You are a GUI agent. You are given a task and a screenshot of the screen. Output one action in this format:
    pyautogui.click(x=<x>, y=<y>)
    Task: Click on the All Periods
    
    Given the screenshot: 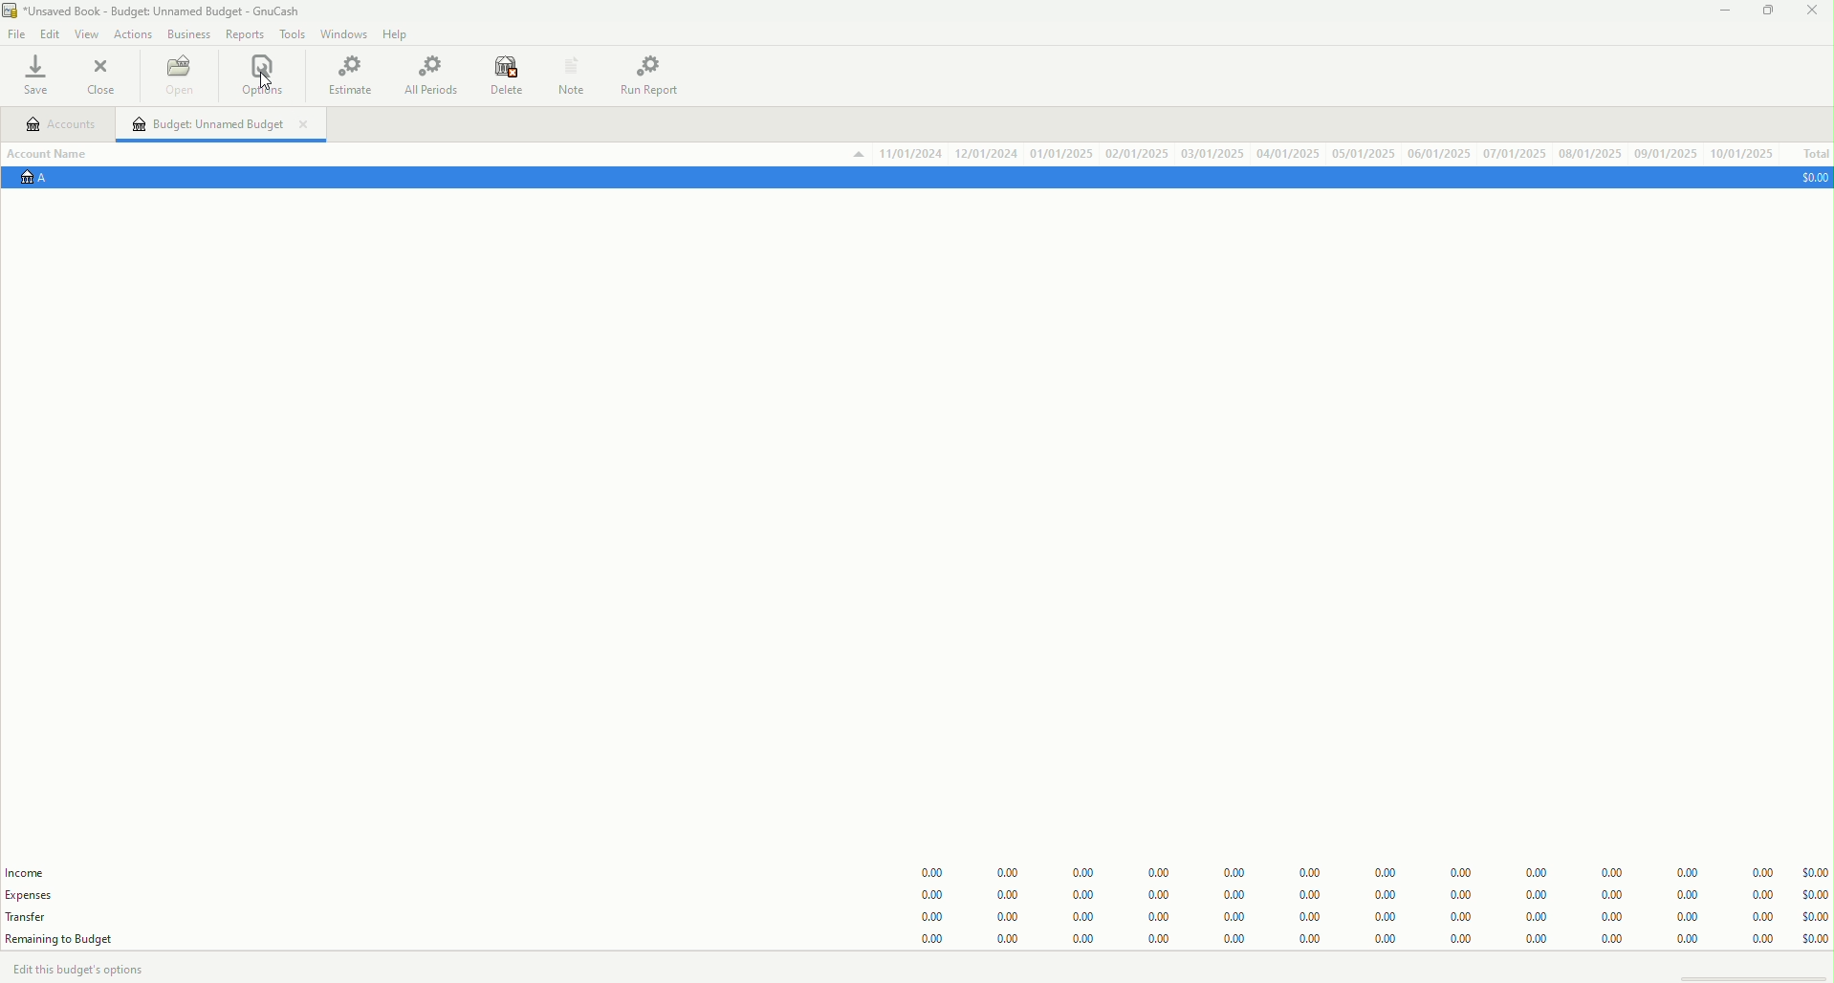 What is the action you would take?
    pyautogui.click(x=430, y=76)
    